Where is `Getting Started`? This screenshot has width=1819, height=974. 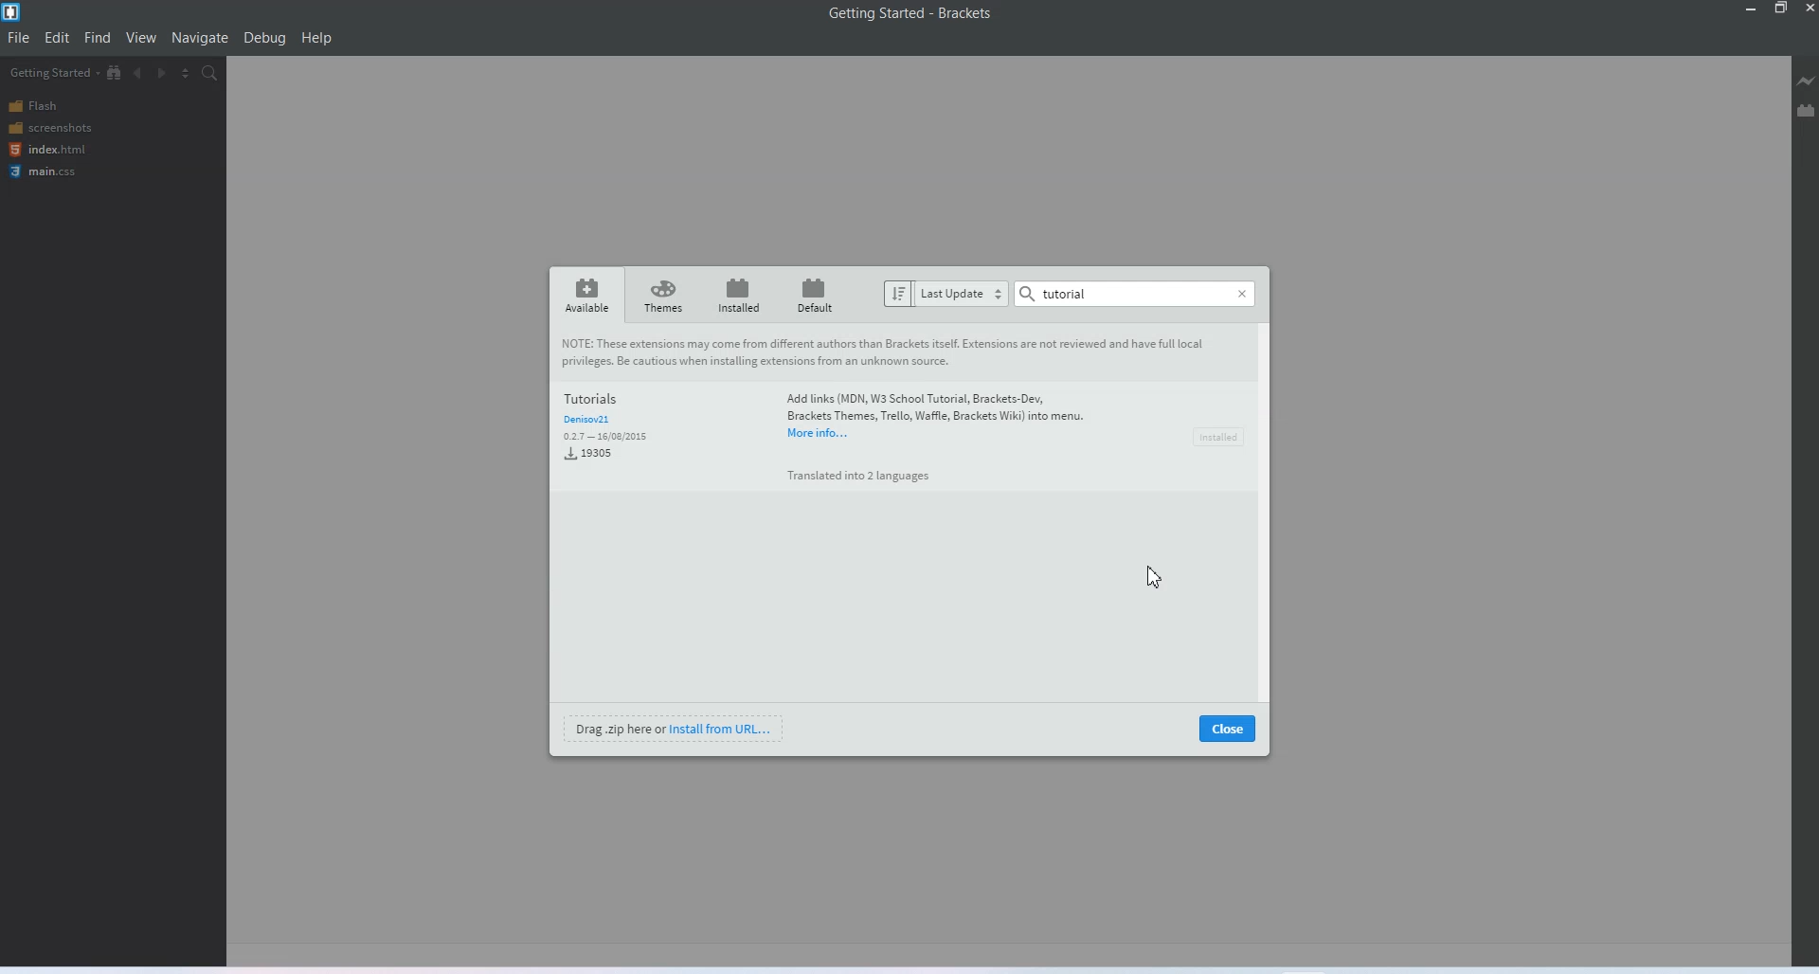 Getting Started is located at coordinates (52, 73).